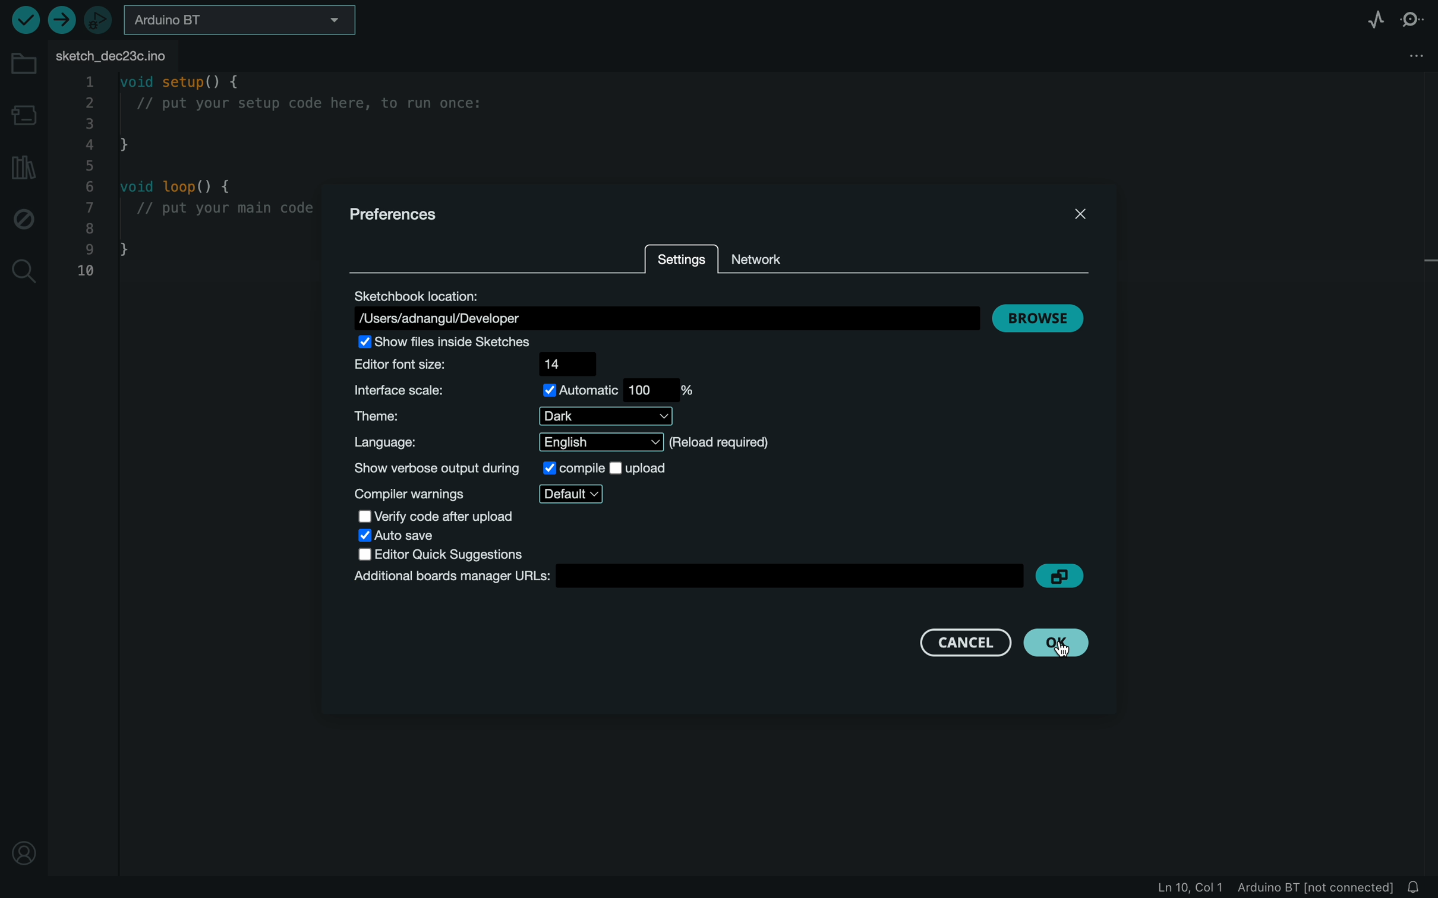  What do you see at coordinates (236, 22) in the screenshot?
I see `board selecter` at bounding box center [236, 22].